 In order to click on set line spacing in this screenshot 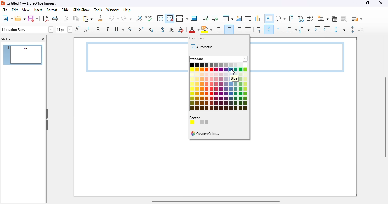, I will do `click(339, 29)`.